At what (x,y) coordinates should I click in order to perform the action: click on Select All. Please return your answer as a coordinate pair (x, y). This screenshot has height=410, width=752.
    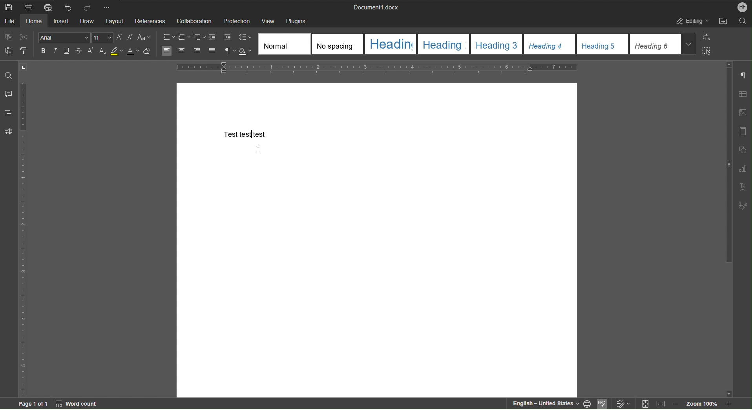
    Looking at the image, I should click on (706, 50).